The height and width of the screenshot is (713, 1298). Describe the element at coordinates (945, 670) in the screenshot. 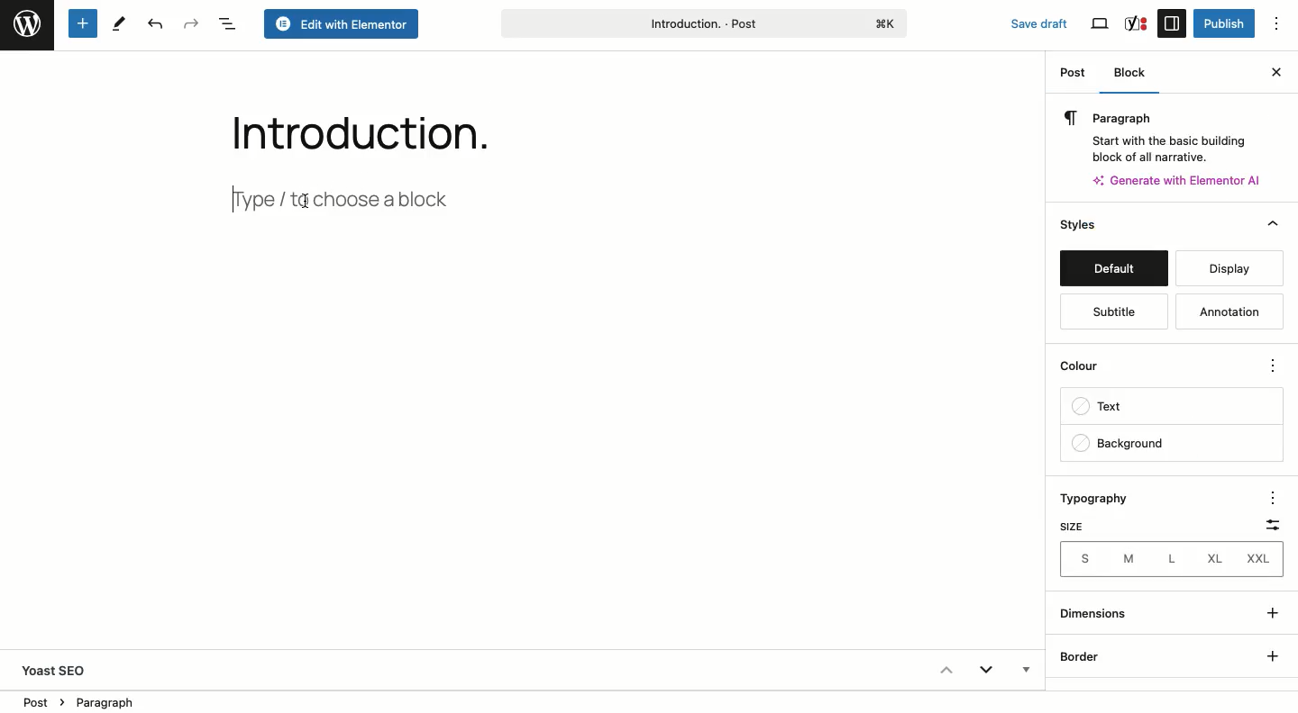

I see `Collapse` at that location.